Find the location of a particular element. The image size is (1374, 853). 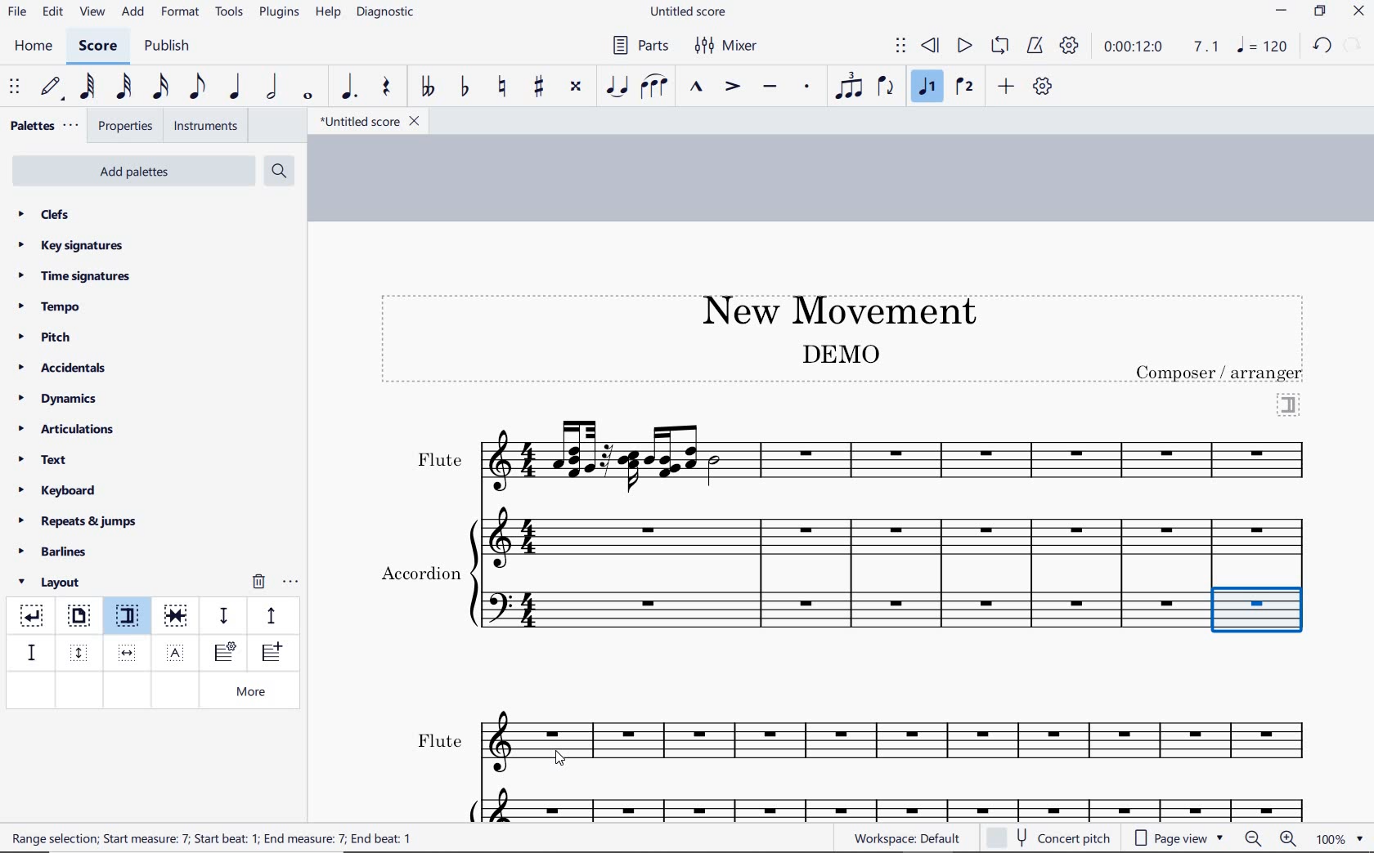

plugins is located at coordinates (279, 13).